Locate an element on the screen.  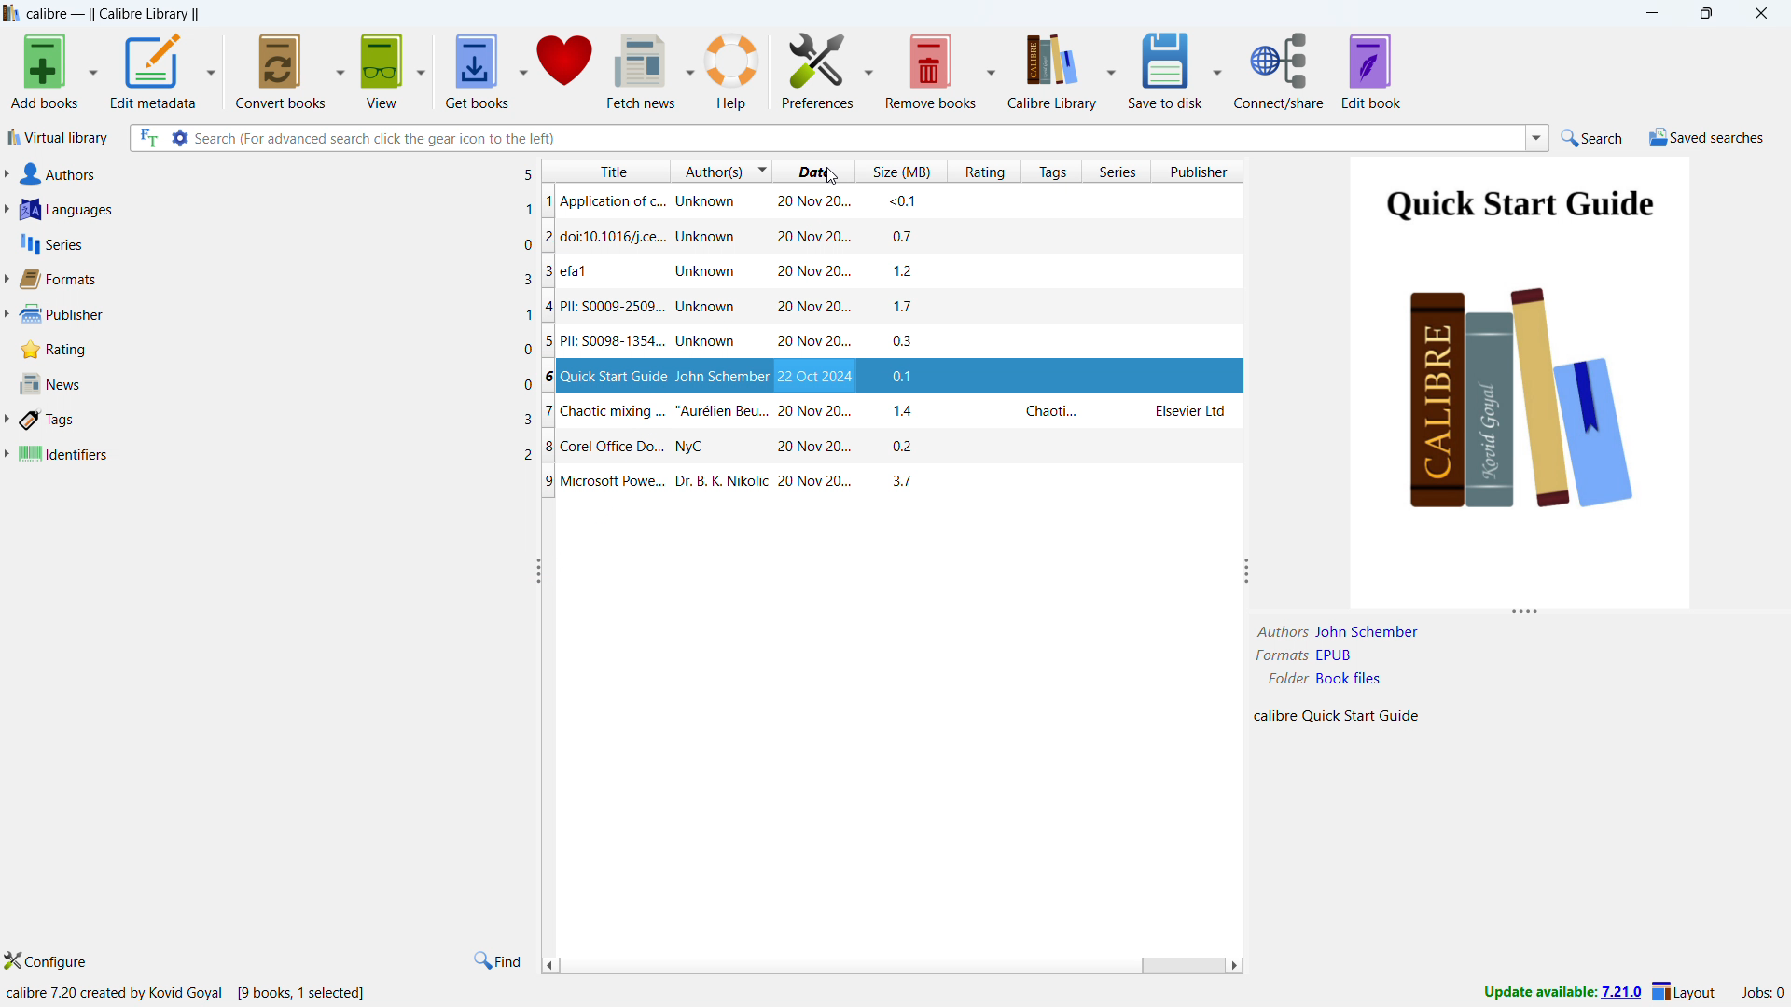
rating is located at coordinates (985, 172).